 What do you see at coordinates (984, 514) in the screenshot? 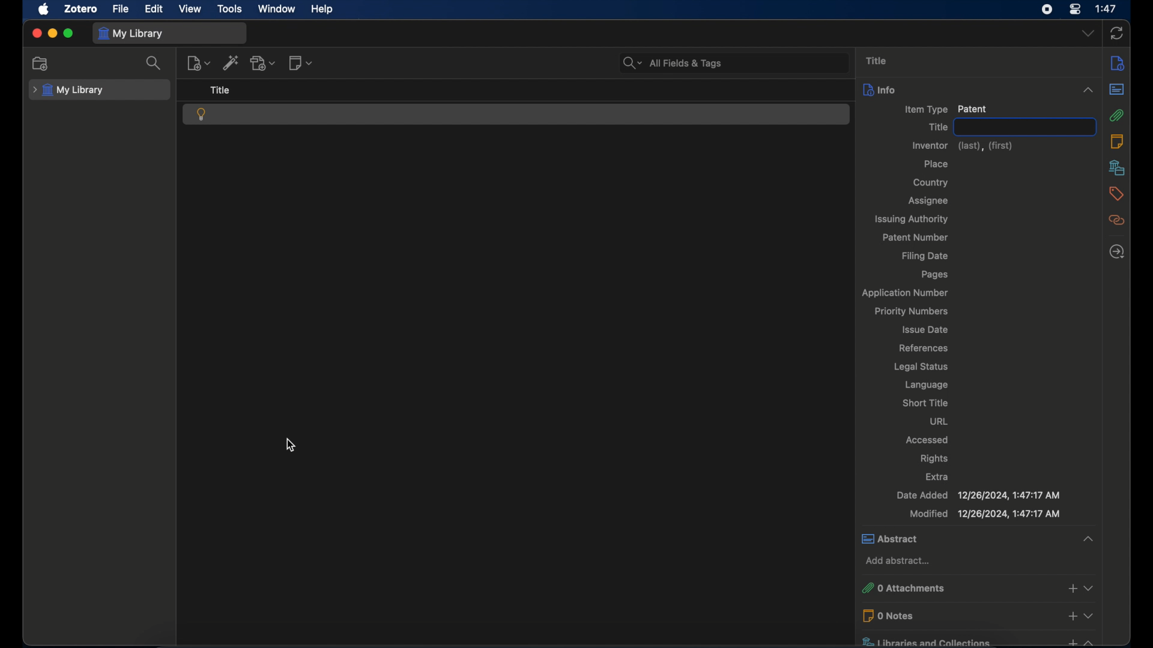
I see `modified 12/26/2024, 1:47:17 AM` at bounding box center [984, 514].